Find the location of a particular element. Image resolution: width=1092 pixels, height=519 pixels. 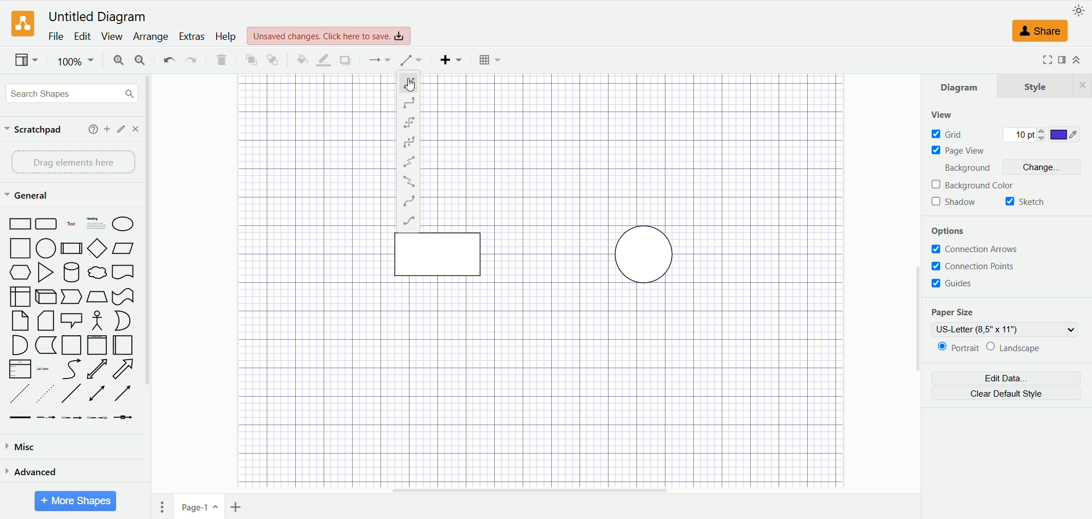

Entity Relation is located at coordinates (409, 221).